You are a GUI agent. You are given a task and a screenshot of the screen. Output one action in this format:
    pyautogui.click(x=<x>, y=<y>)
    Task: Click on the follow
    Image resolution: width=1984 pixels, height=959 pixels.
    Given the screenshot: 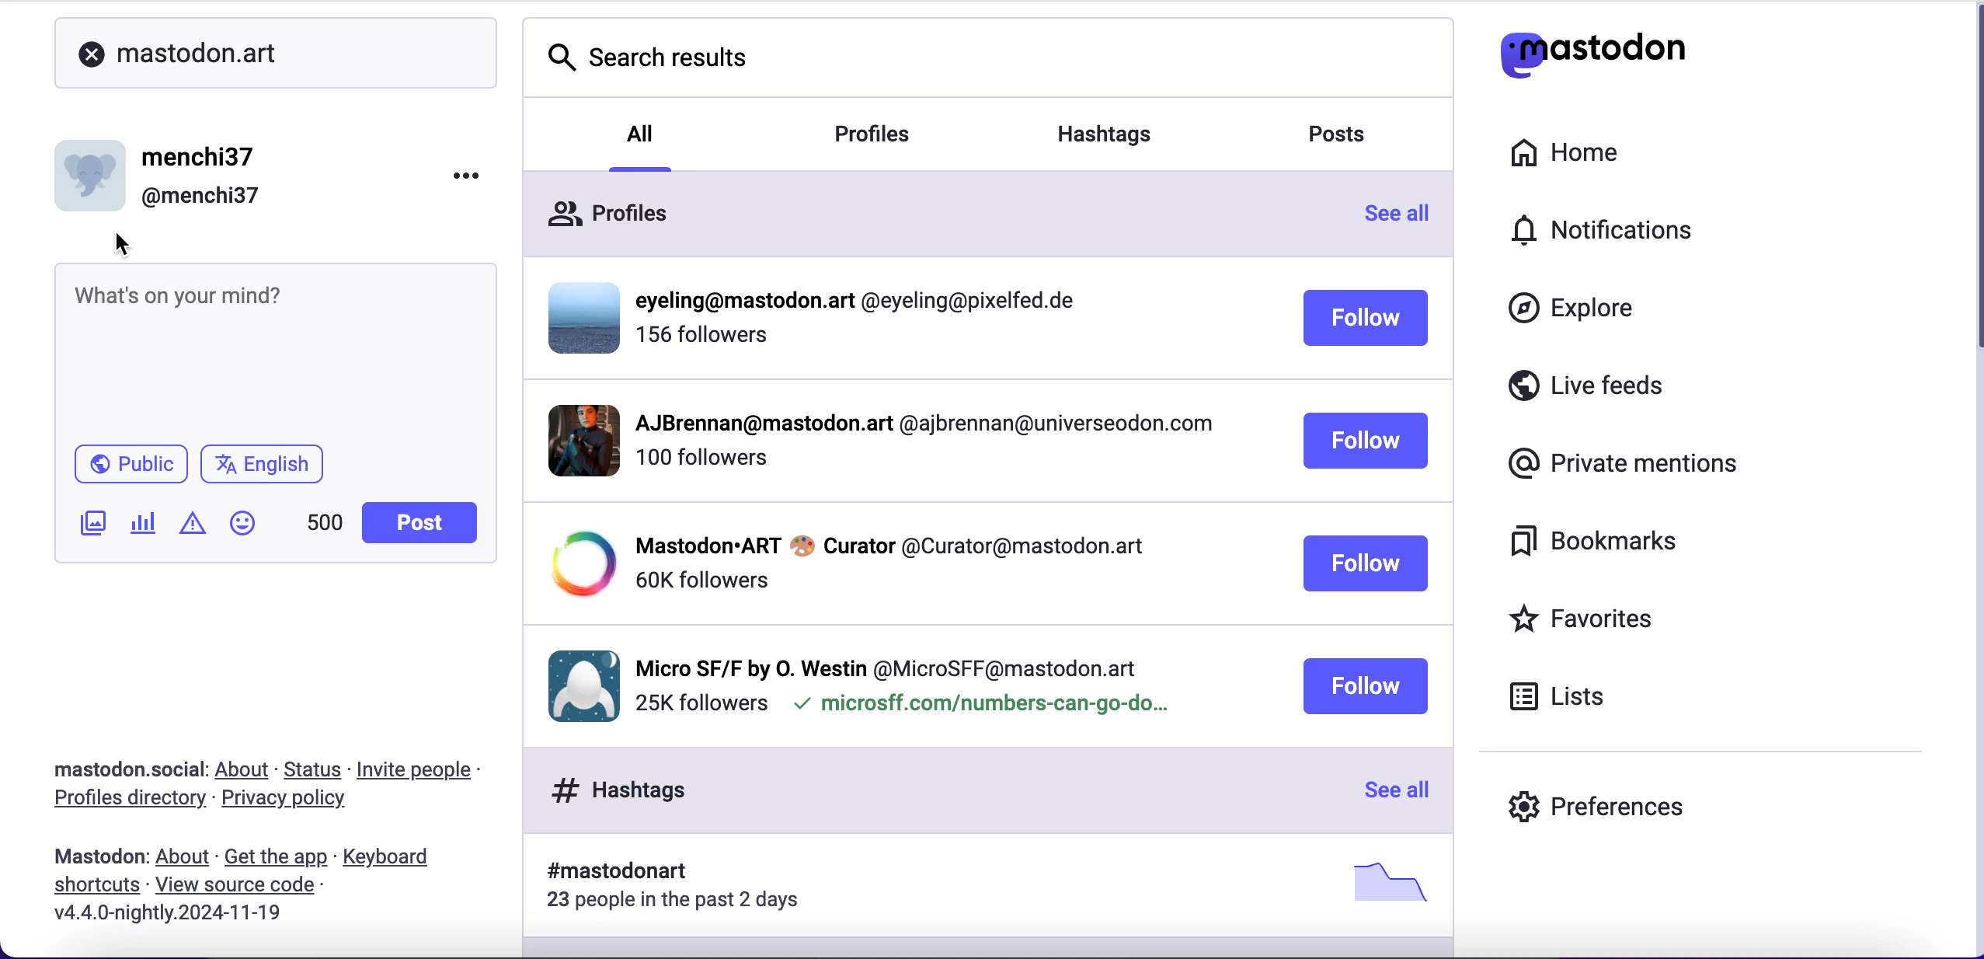 What is the action you would take?
    pyautogui.click(x=1366, y=563)
    